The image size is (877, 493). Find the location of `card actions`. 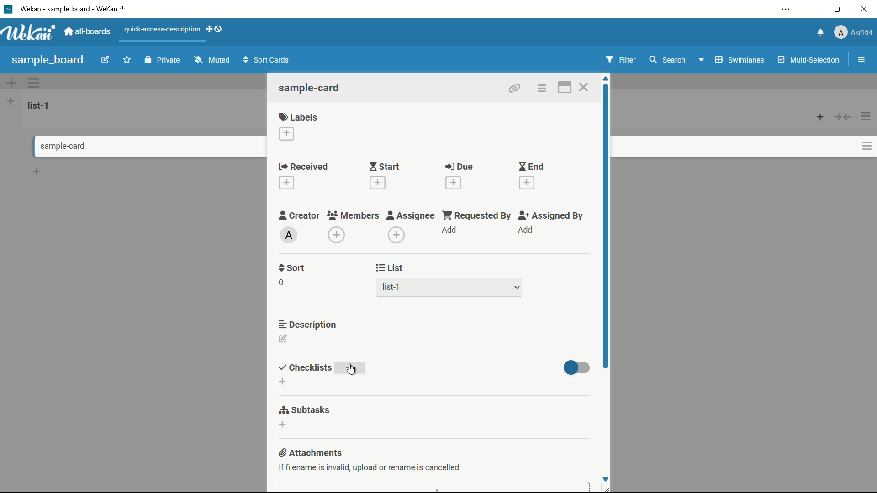

card actions is located at coordinates (541, 89).